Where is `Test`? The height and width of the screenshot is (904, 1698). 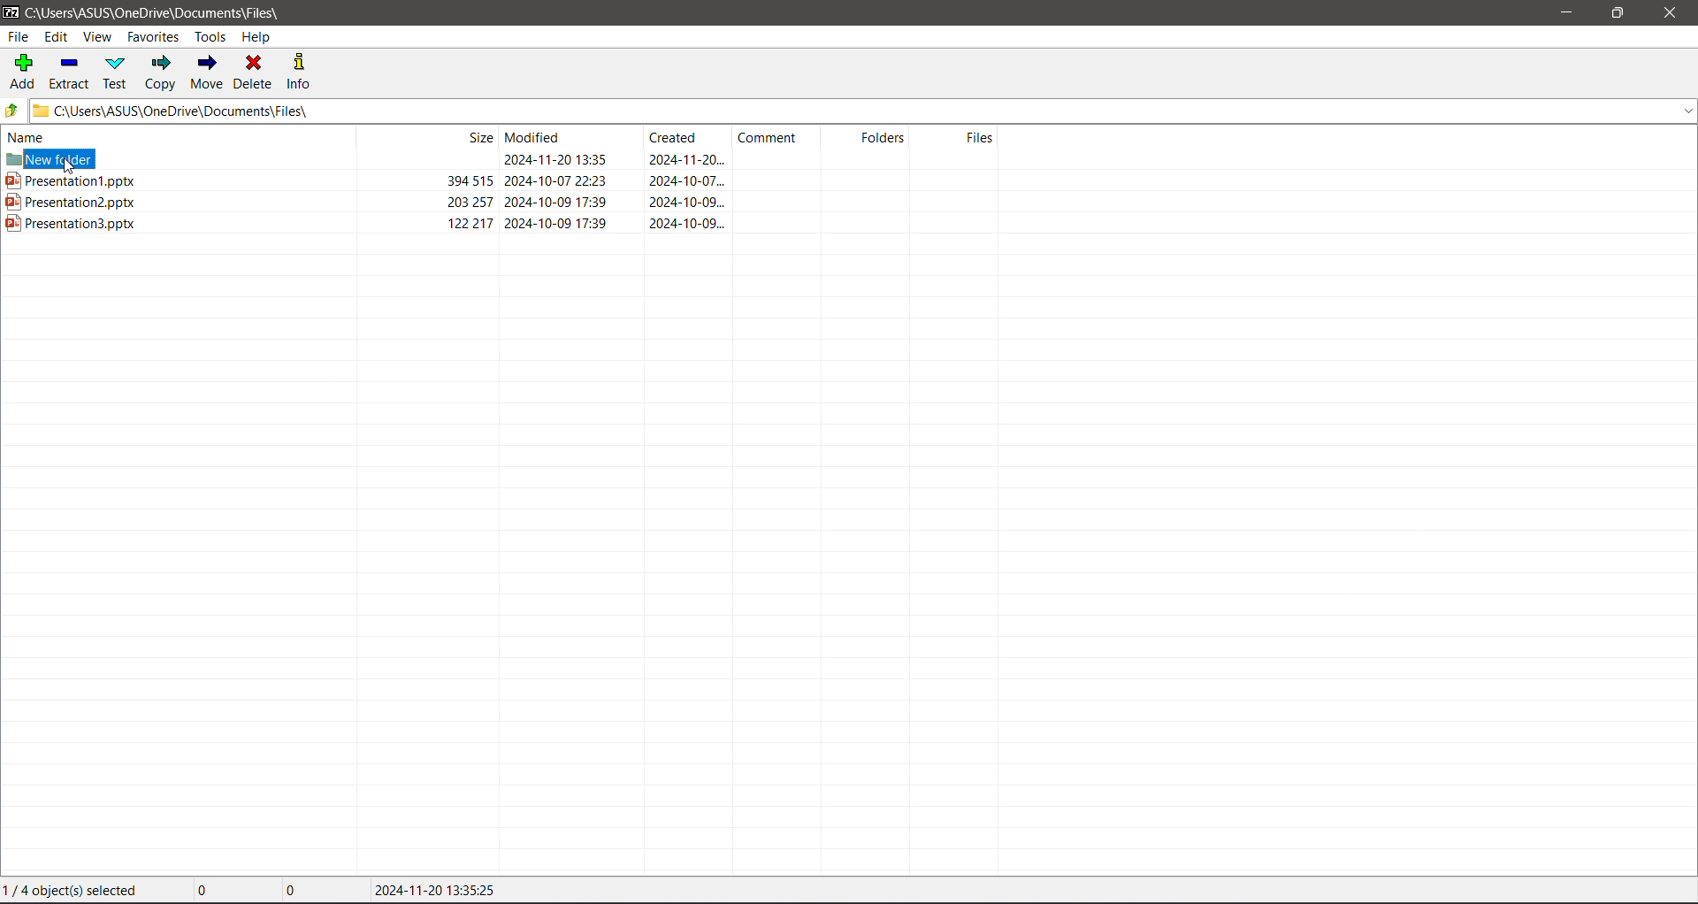 Test is located at coordinates (117, 73).